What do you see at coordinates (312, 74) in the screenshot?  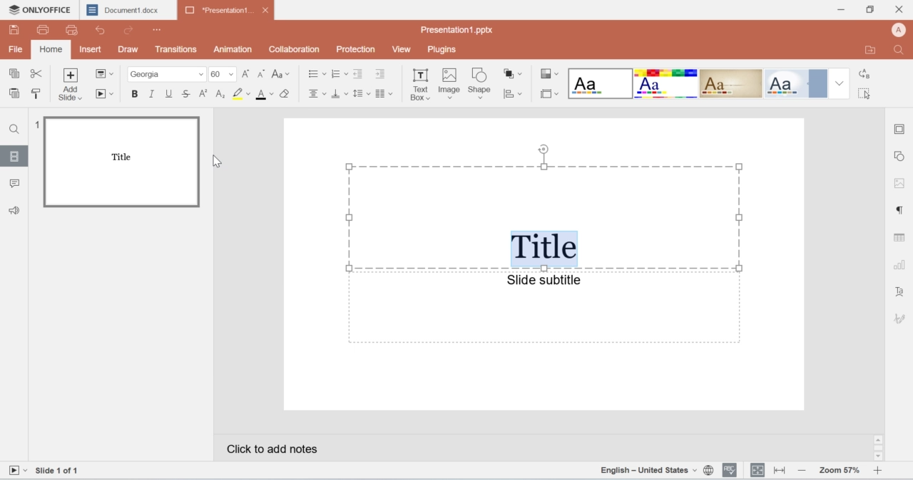 I see `bullet points` at bounding box center [312, 74].